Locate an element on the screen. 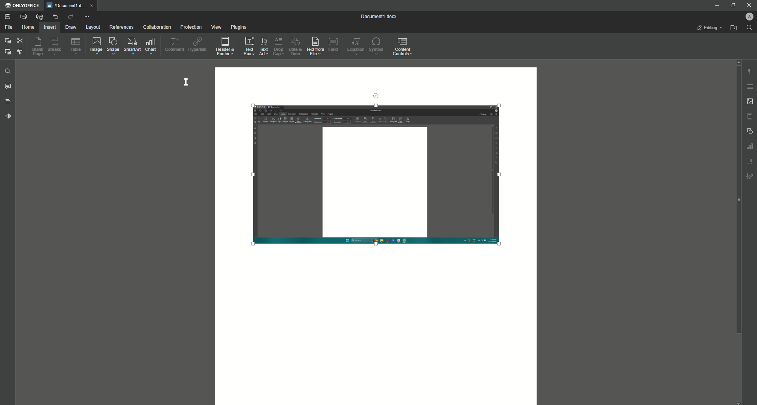 This screenshot has width=757, height=405. Copy is located at coordinates (8, 40).